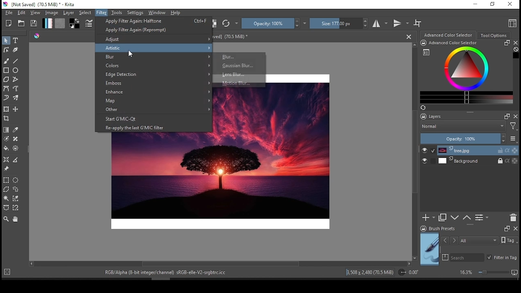 This screenshot has width=521, height=293. What do you see at coordinates (132, 20) in the screenshot?
I see `apply filter again` at bounding box center [132, 20].